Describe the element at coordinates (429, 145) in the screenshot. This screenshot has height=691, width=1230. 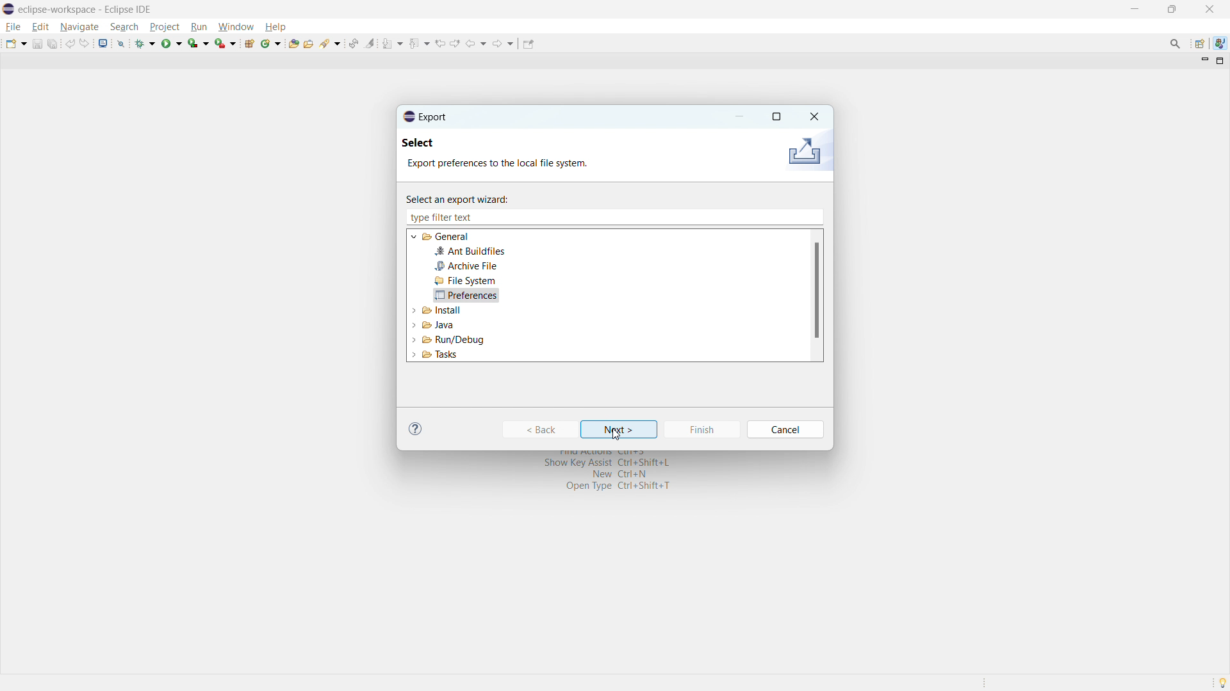
I see `Select` at that location.